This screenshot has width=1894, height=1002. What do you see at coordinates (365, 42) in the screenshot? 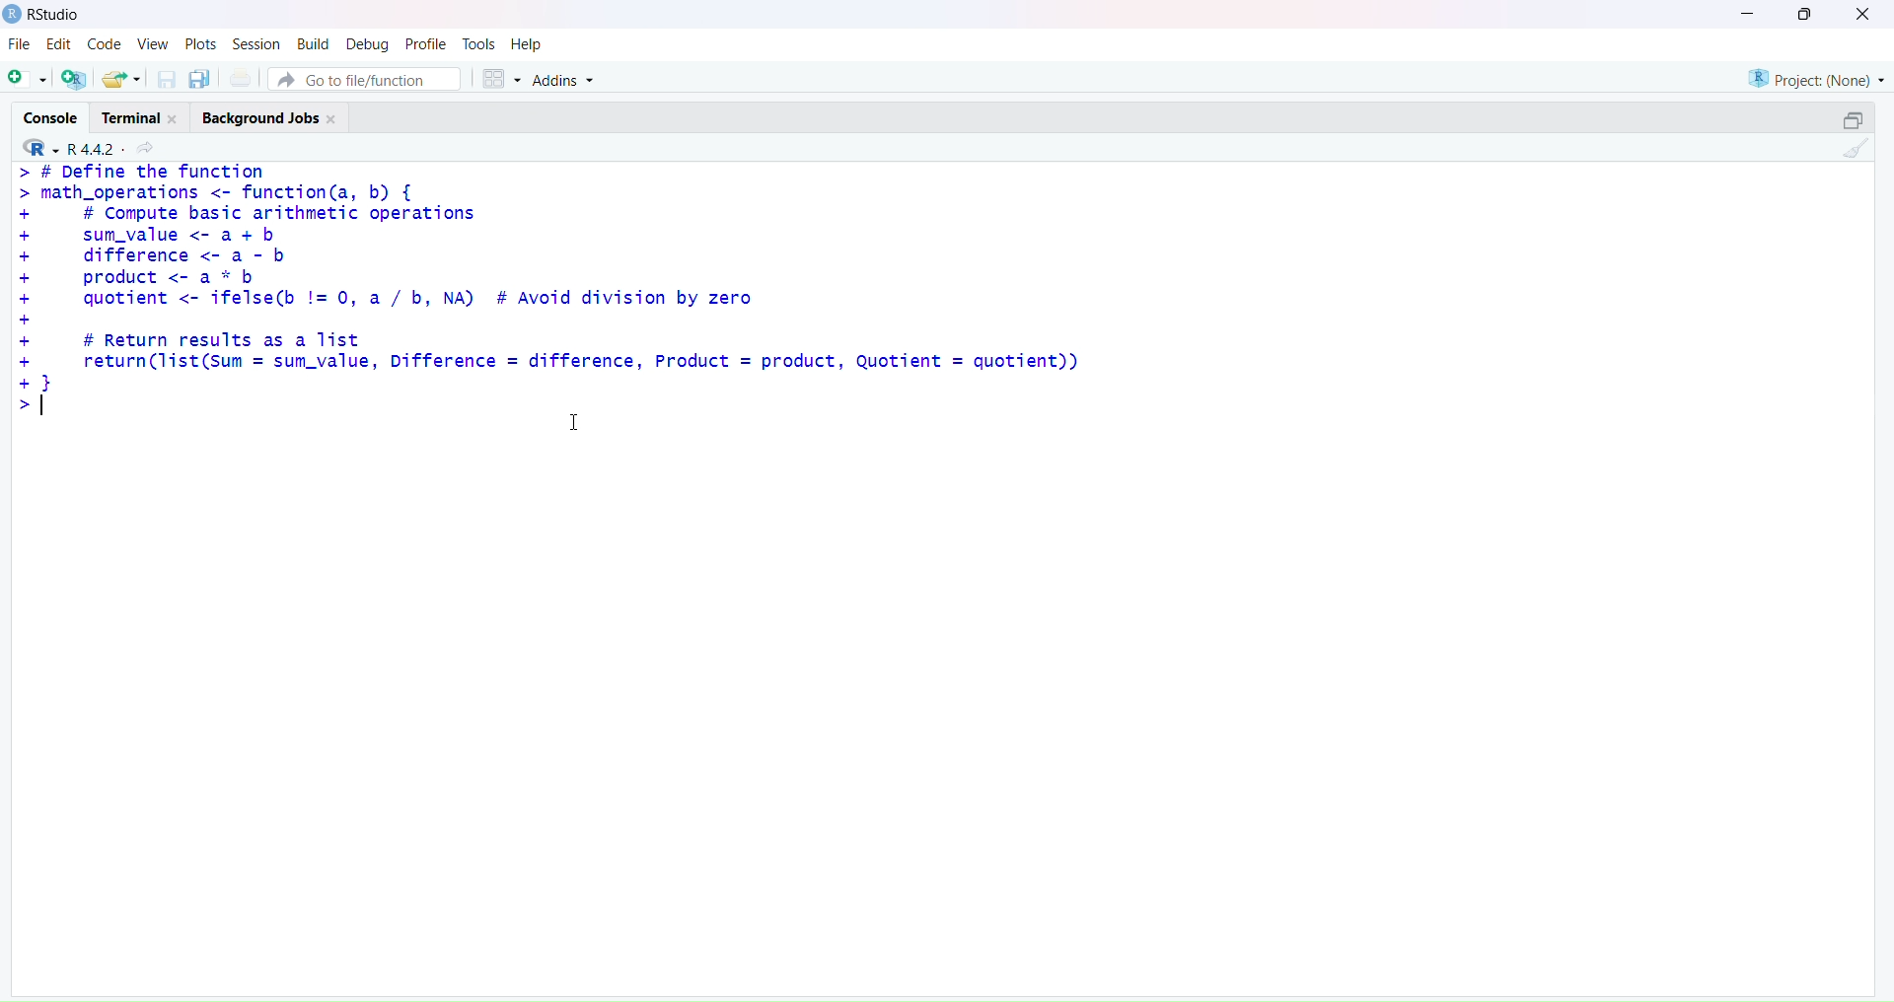
I see `Debug` at bounding box center [365, 42].